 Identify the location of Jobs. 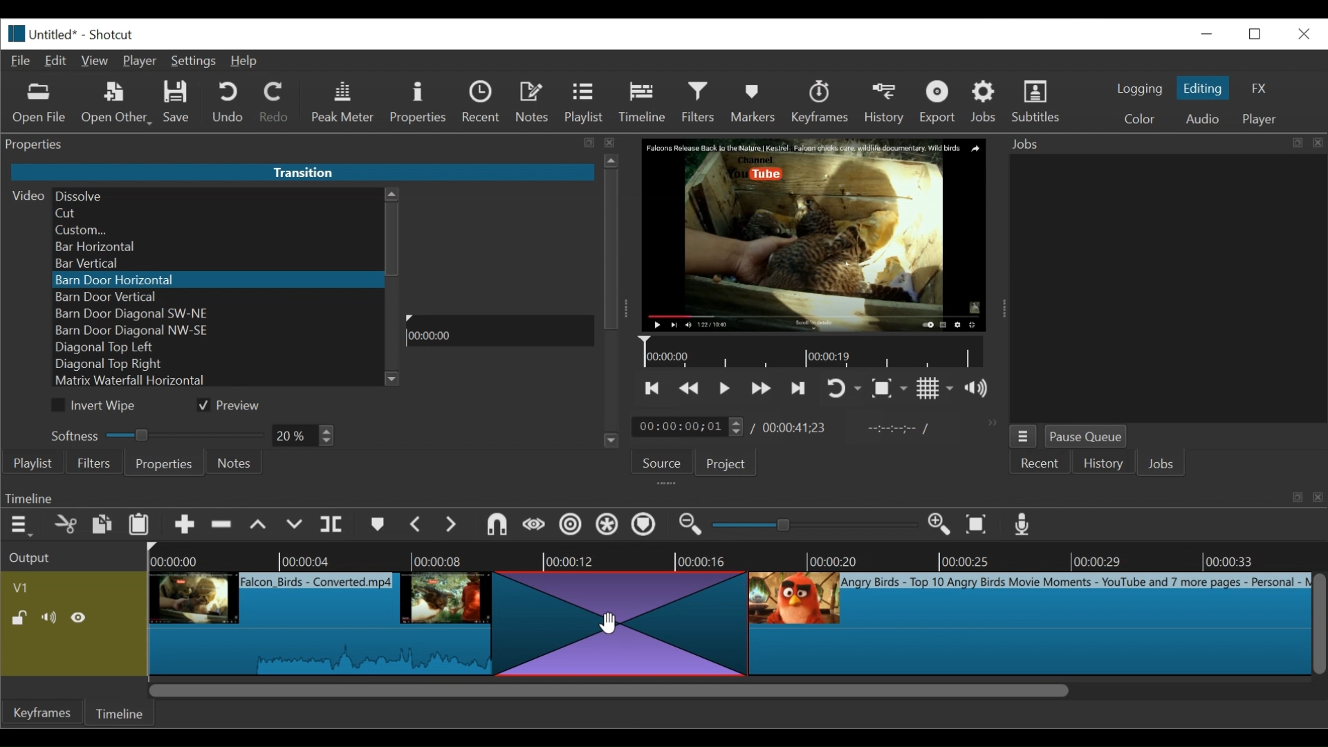
(986, 101).